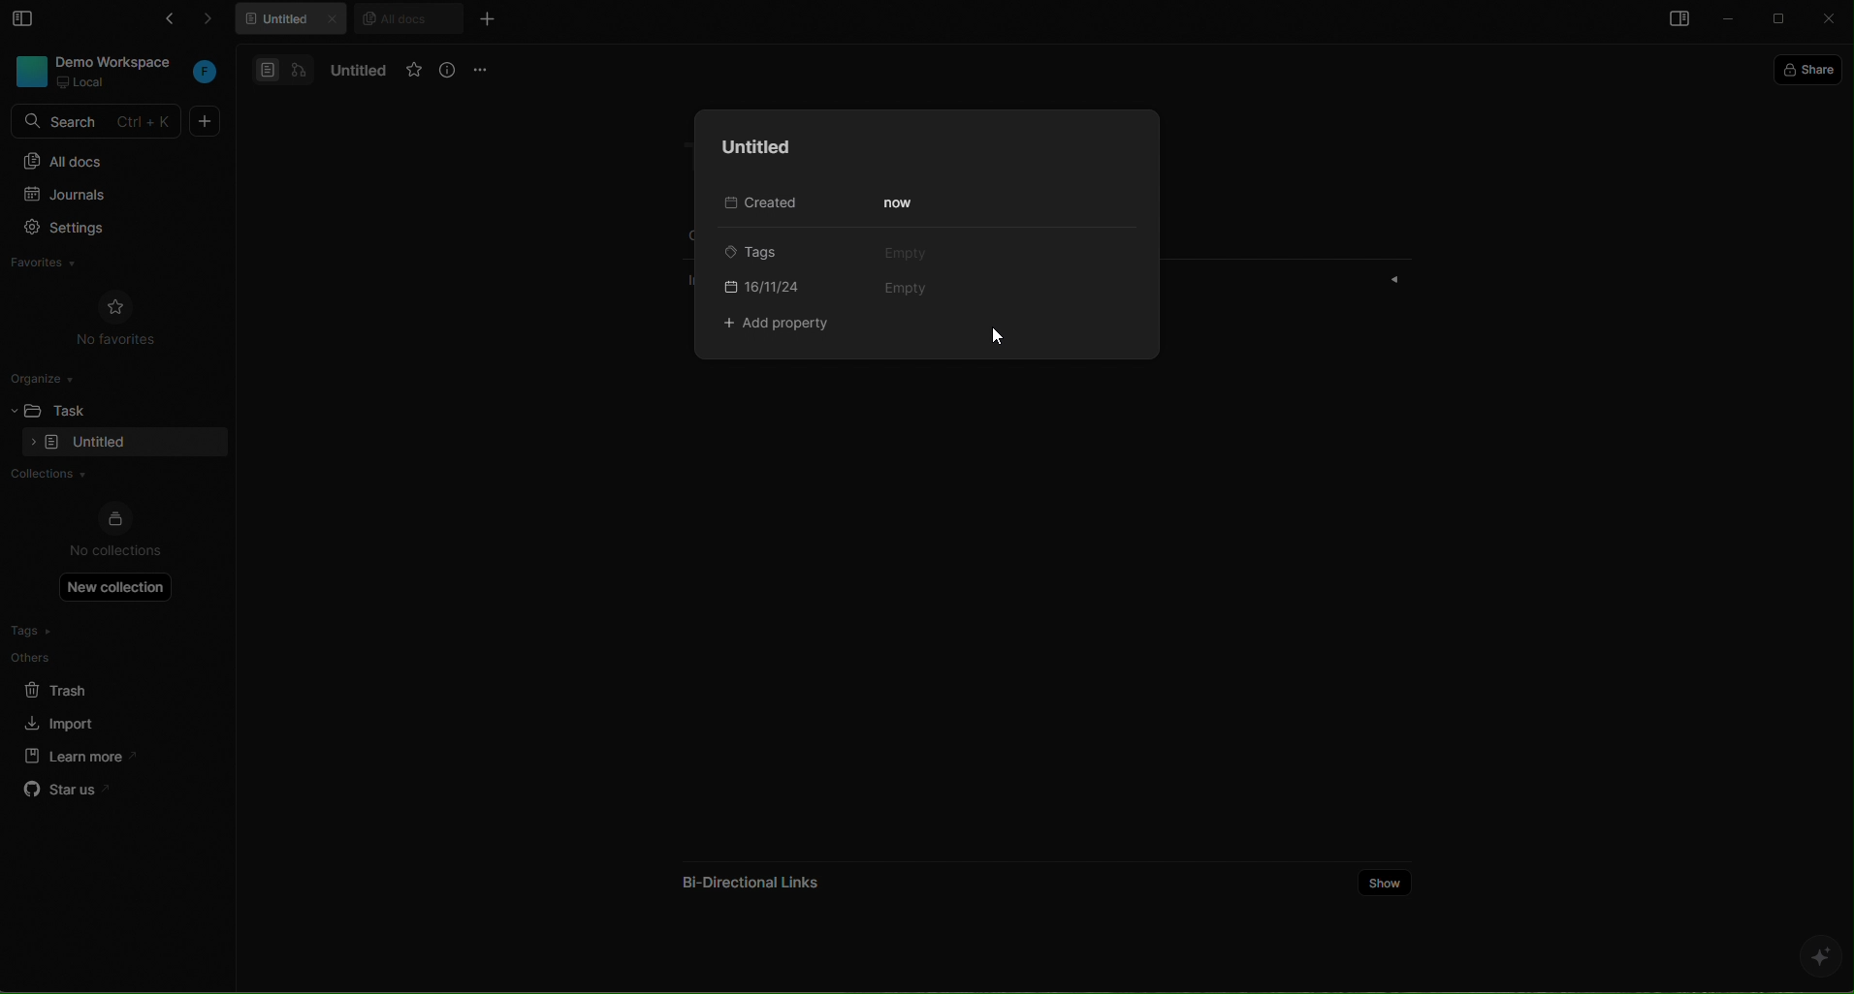  I want to click on empty, so click(905, 252).